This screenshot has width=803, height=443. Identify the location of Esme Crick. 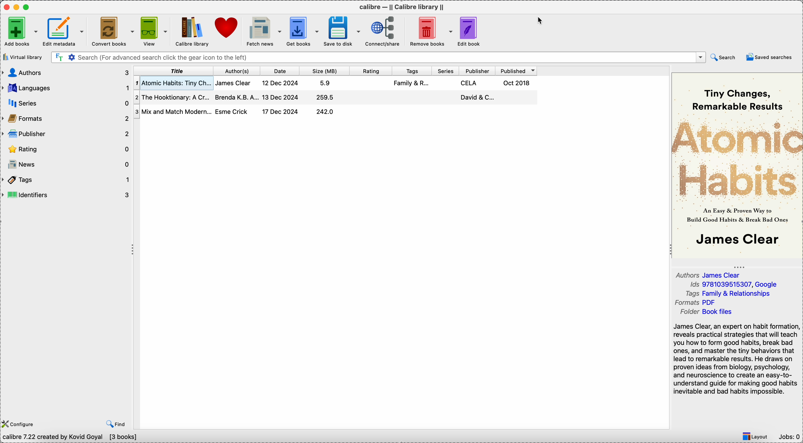
(232, 111).